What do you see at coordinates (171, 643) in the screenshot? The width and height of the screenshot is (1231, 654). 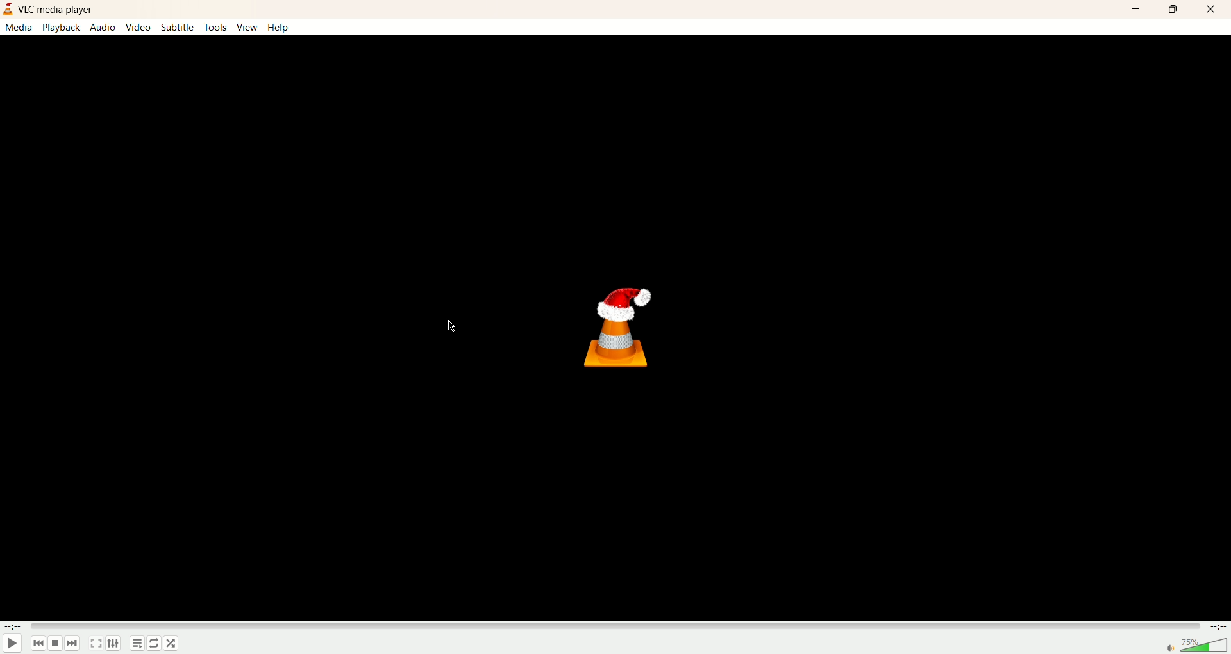 I see `loop` at bounding box center [171, 643].